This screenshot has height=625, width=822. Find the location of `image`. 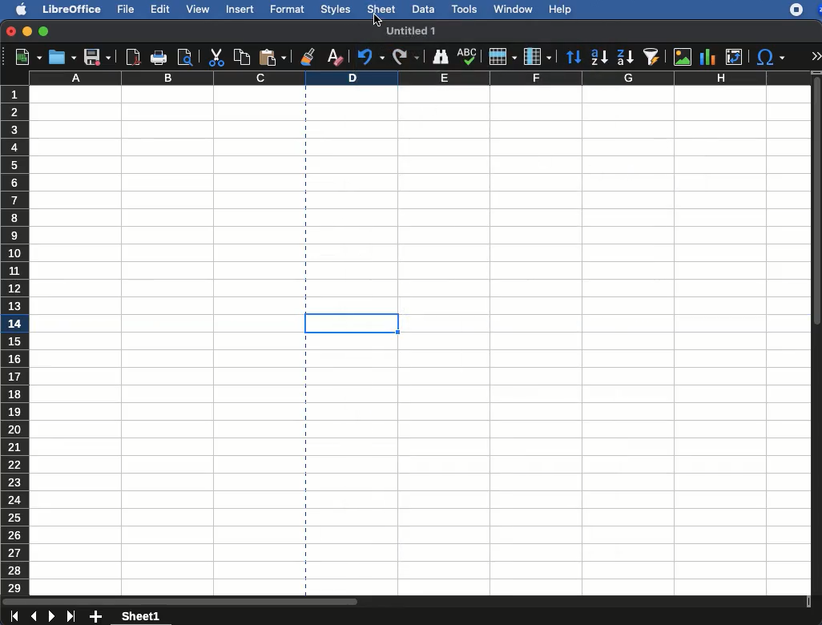

image is located at coordinates (683, 58).